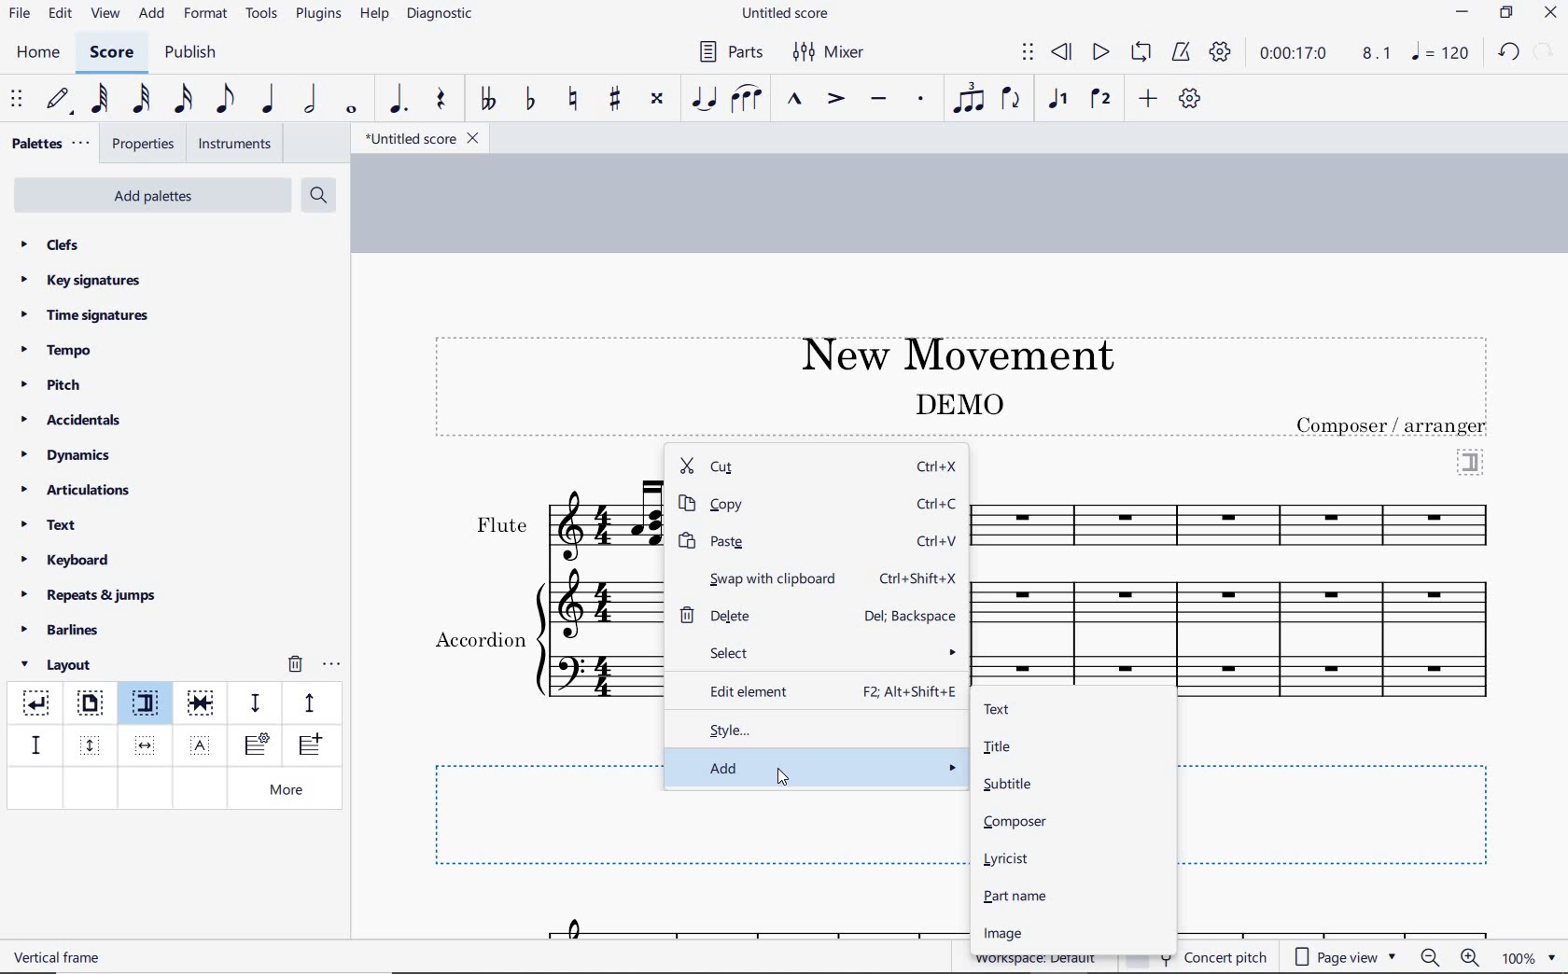 The height and width of the screenshot is (974, 1568). Describe the element at coordinates (996, 746) in the screenshot. I see `title` at that location.